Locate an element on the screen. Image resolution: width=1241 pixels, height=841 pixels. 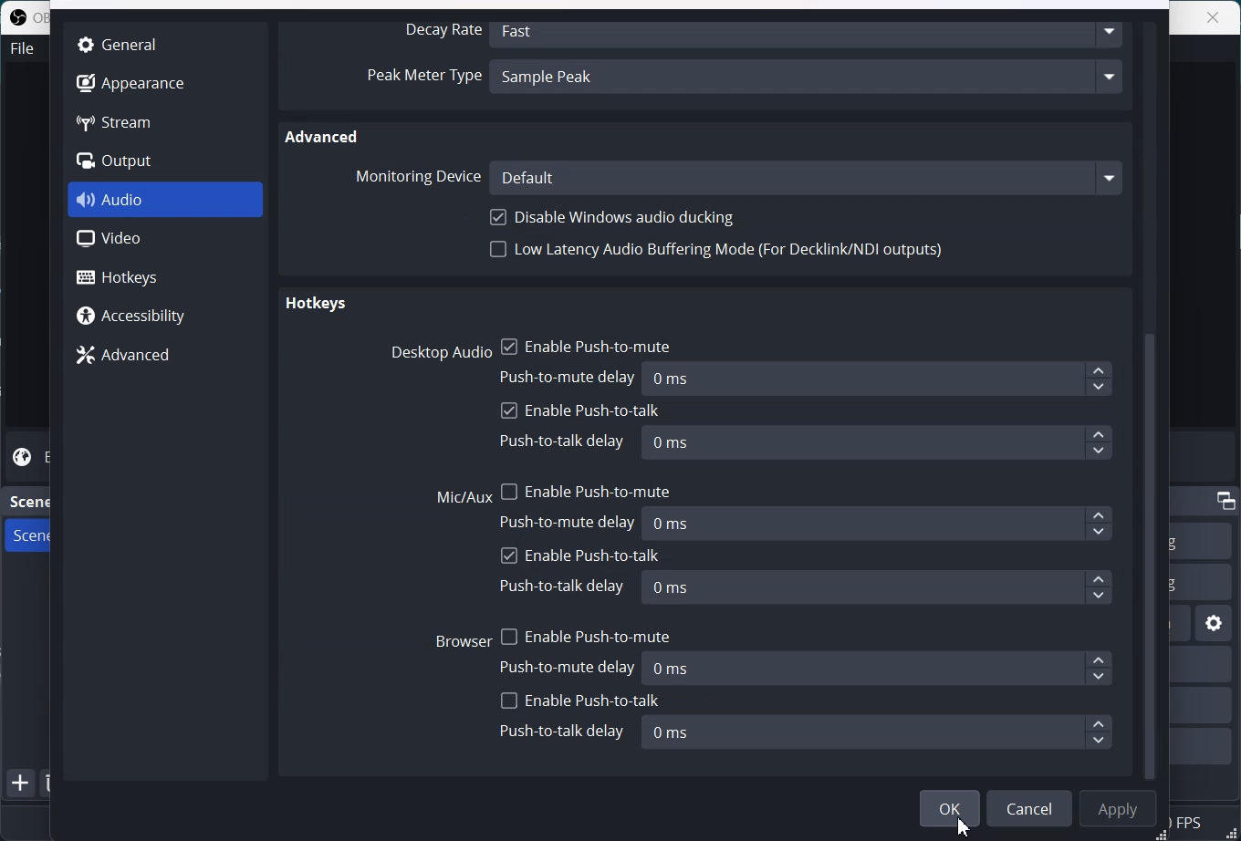
Low Latency Audio Buffering Mode (For Decklink/NDI outputs) is located at coordinates (718, 254).